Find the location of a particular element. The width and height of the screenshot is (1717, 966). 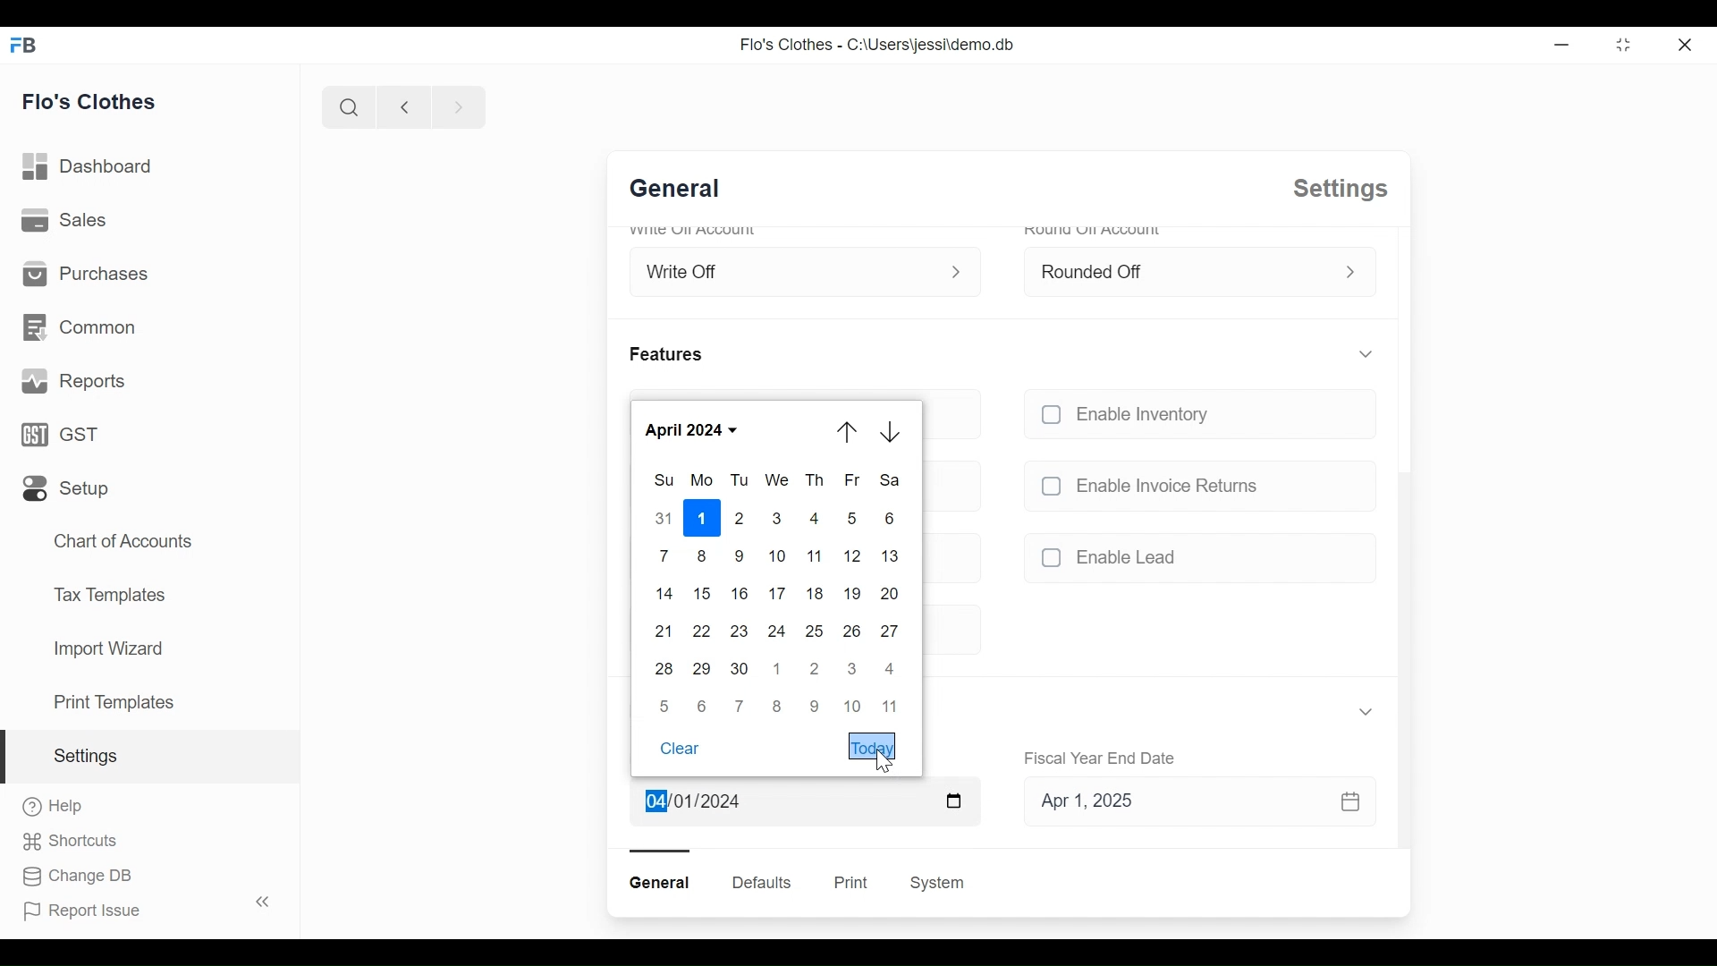

Setup is located at coordinates (68, 488).